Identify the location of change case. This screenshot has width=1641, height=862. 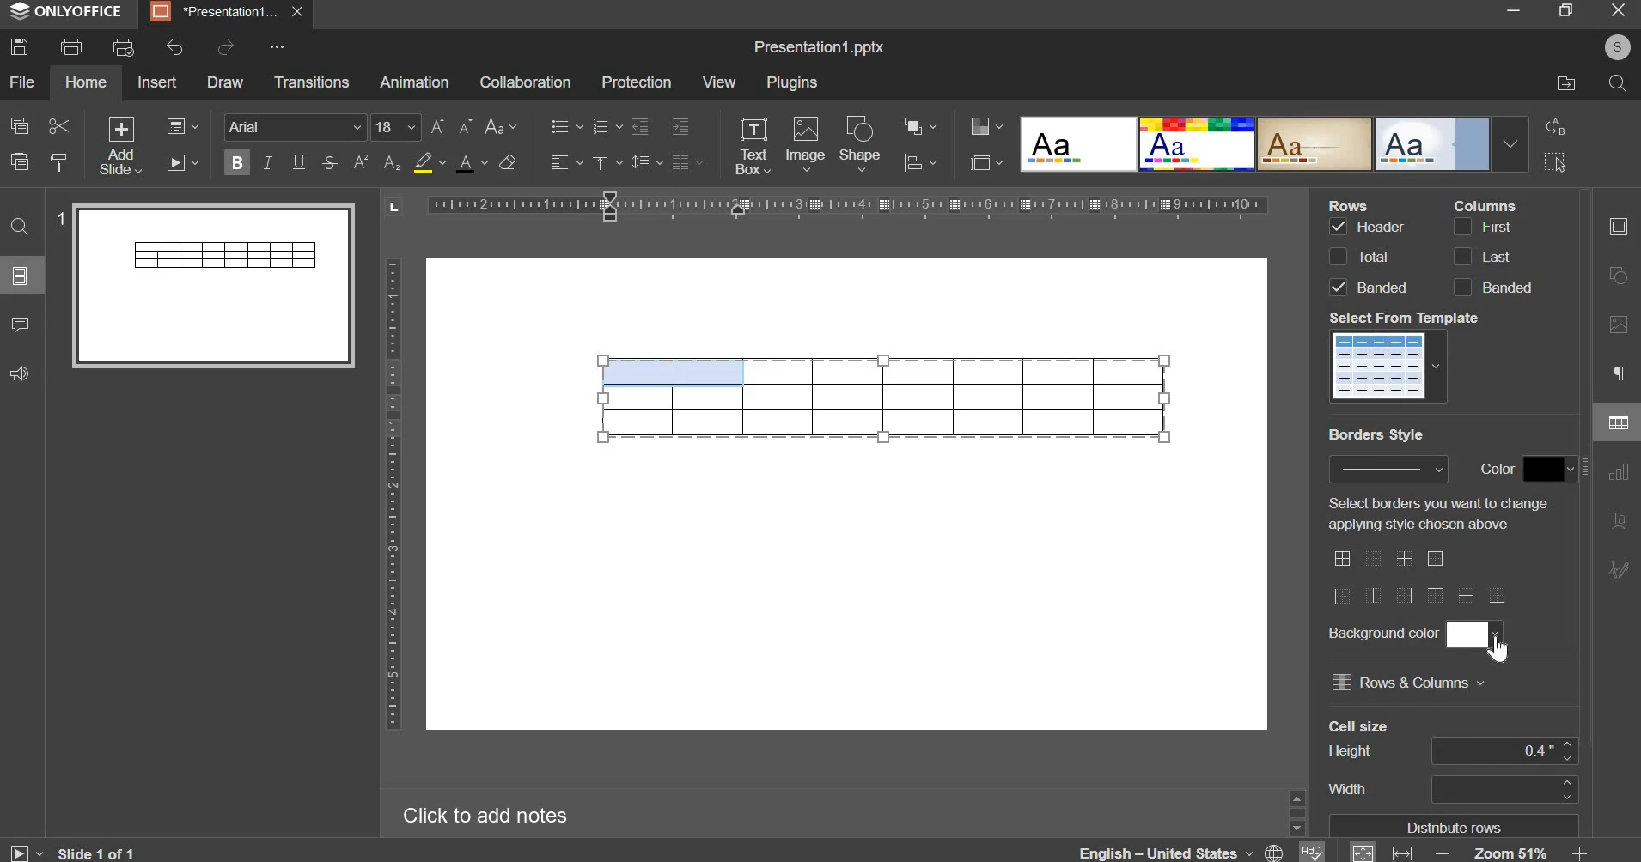
(500, 127).